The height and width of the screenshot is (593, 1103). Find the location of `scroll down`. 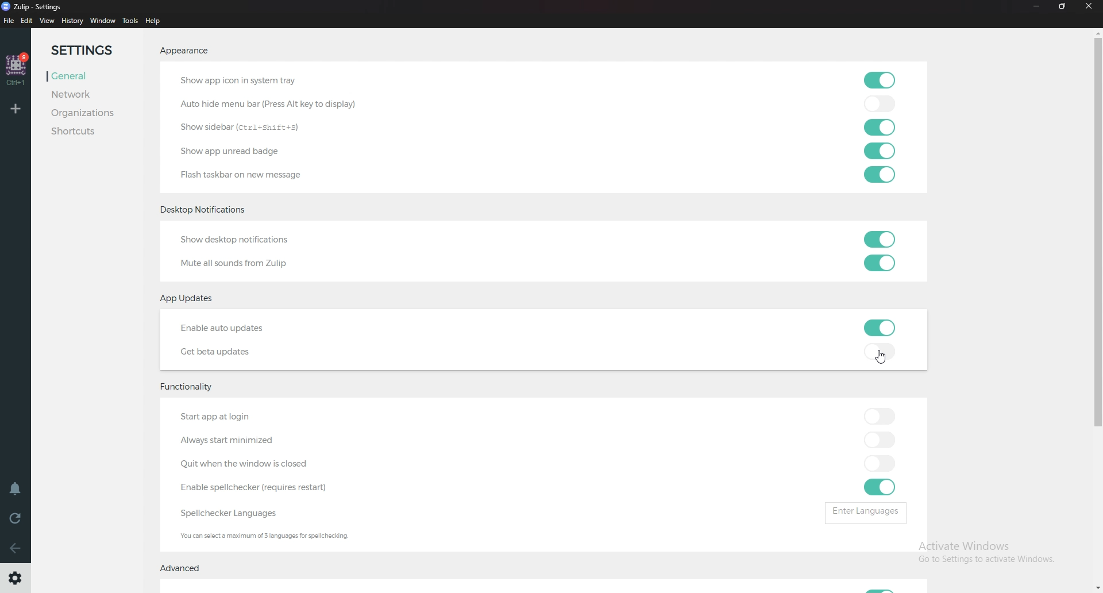

scroll down is located at coordinates (1096, 587).